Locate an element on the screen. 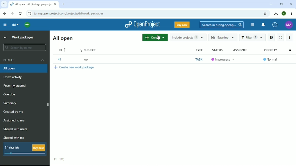  Type is located at coordinates (200, 50).